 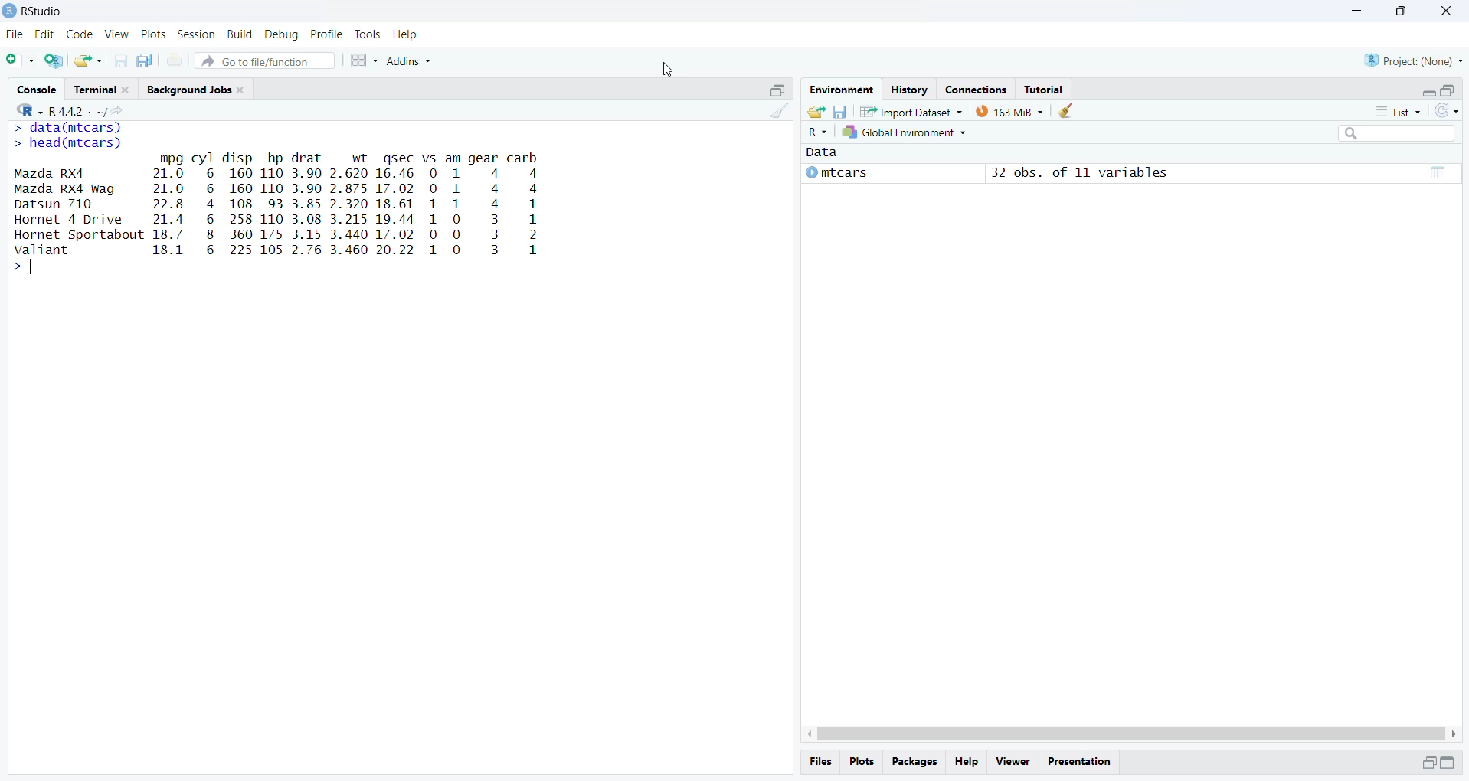 What do you see at coordinates (911, 90) in the screenshot?
I see `History` at bounding box center [911, 90].